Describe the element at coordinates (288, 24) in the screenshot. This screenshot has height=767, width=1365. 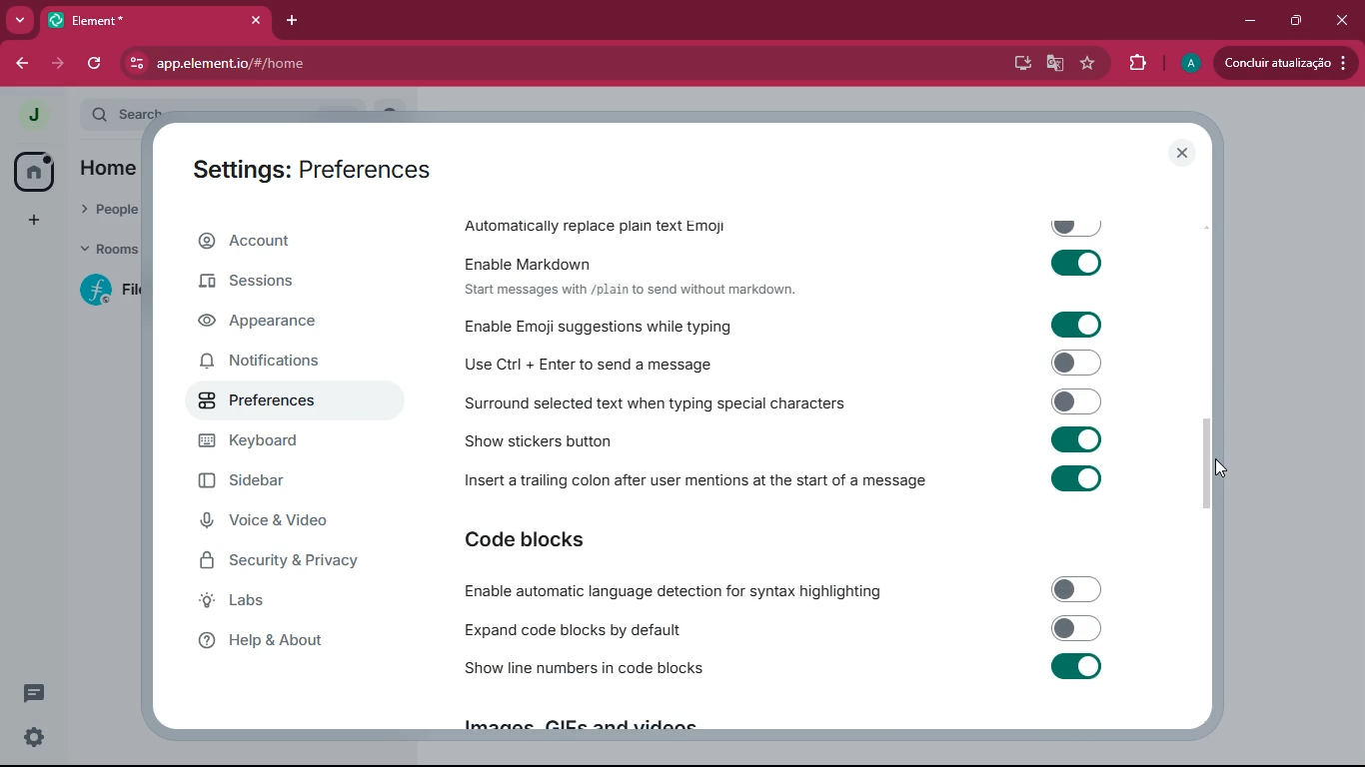
I see `add tab` at that location.